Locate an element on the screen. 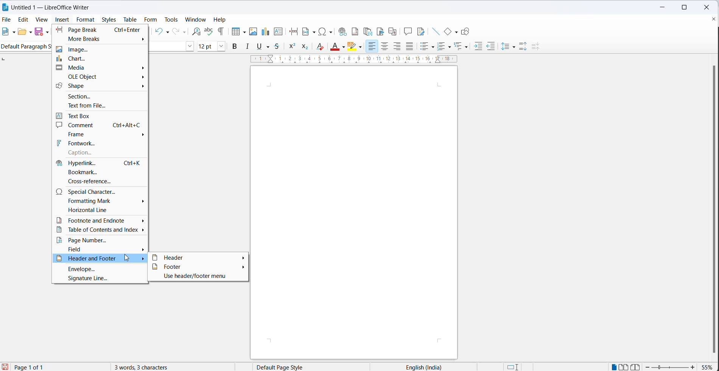  character highlighting icon is located at coordinates (353, 46).